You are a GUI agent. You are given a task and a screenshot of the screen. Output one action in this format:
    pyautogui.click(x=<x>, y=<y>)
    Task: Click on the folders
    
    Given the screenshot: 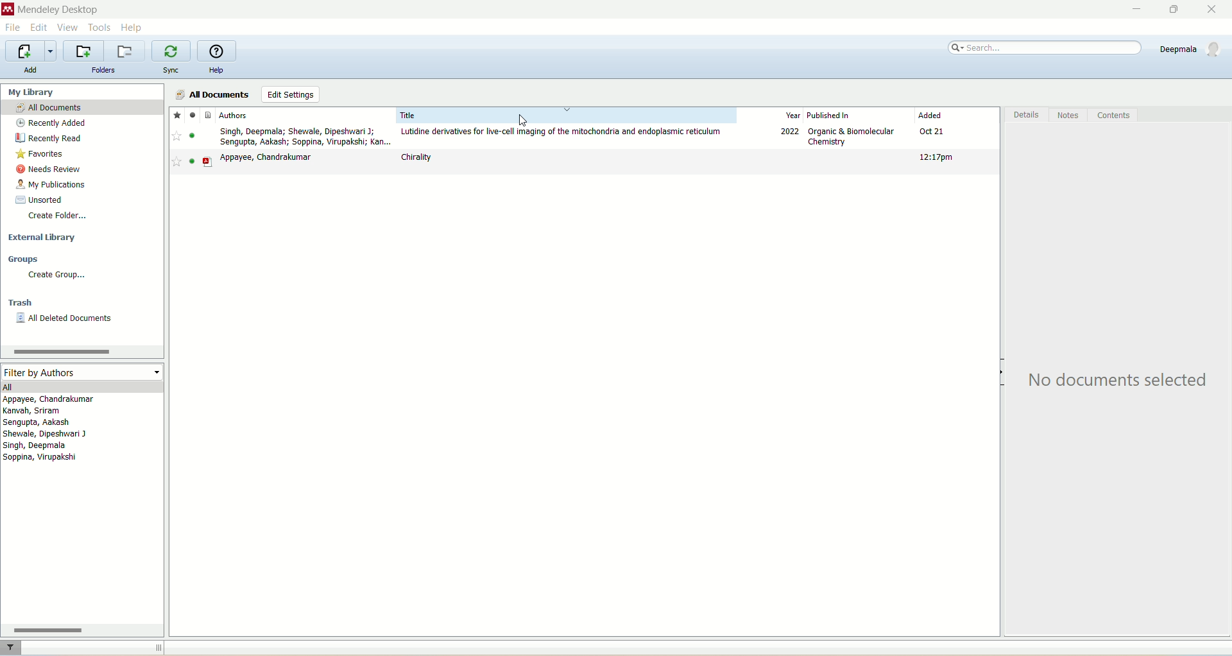 What is the action you would take?
    pyautogui.click(x=103, y=71)
    